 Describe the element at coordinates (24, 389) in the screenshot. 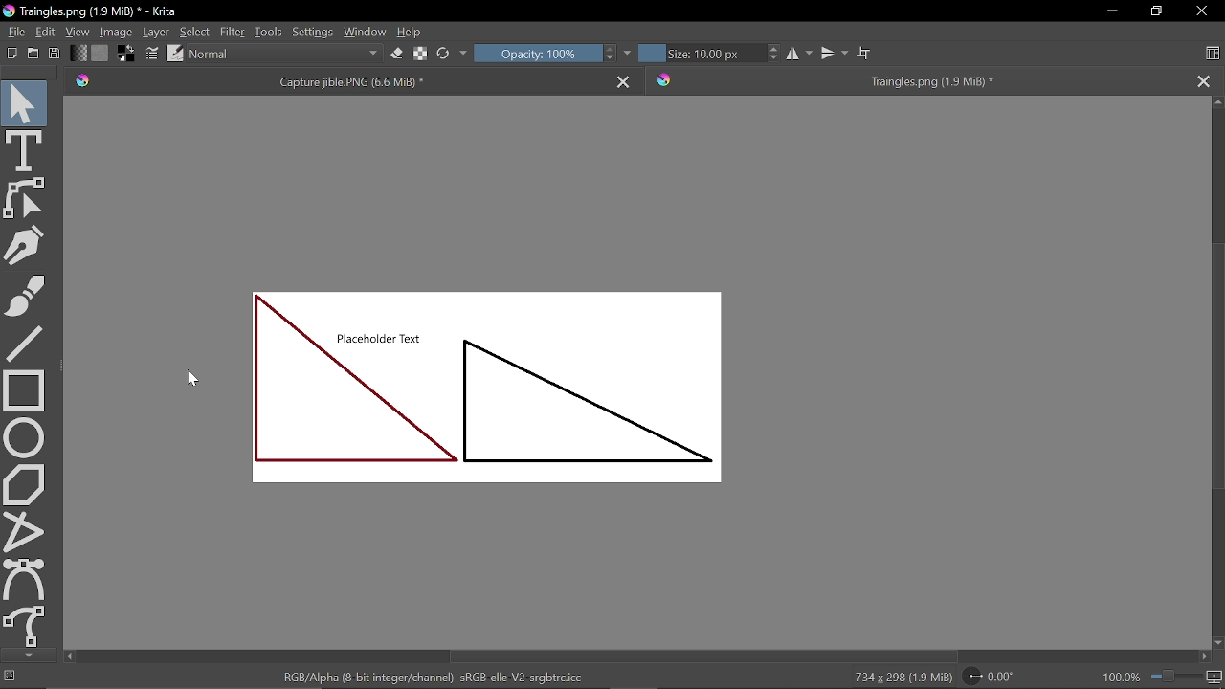

I see `Rectangle tool` at that location.